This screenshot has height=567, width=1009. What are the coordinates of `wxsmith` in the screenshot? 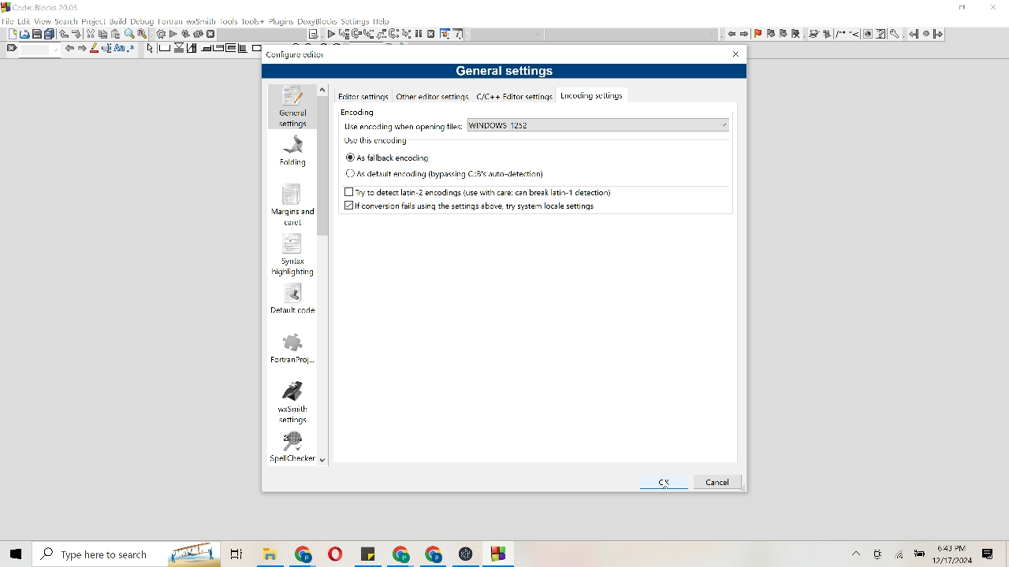 It's located at (201, 22).